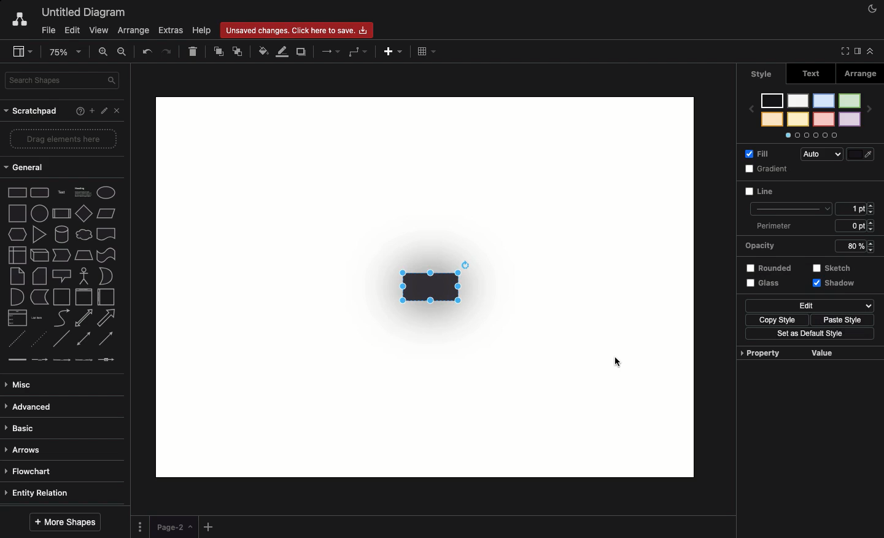 The height and width of the screenshot is (538, 884). I want to click on Heading, so click(82, 194).